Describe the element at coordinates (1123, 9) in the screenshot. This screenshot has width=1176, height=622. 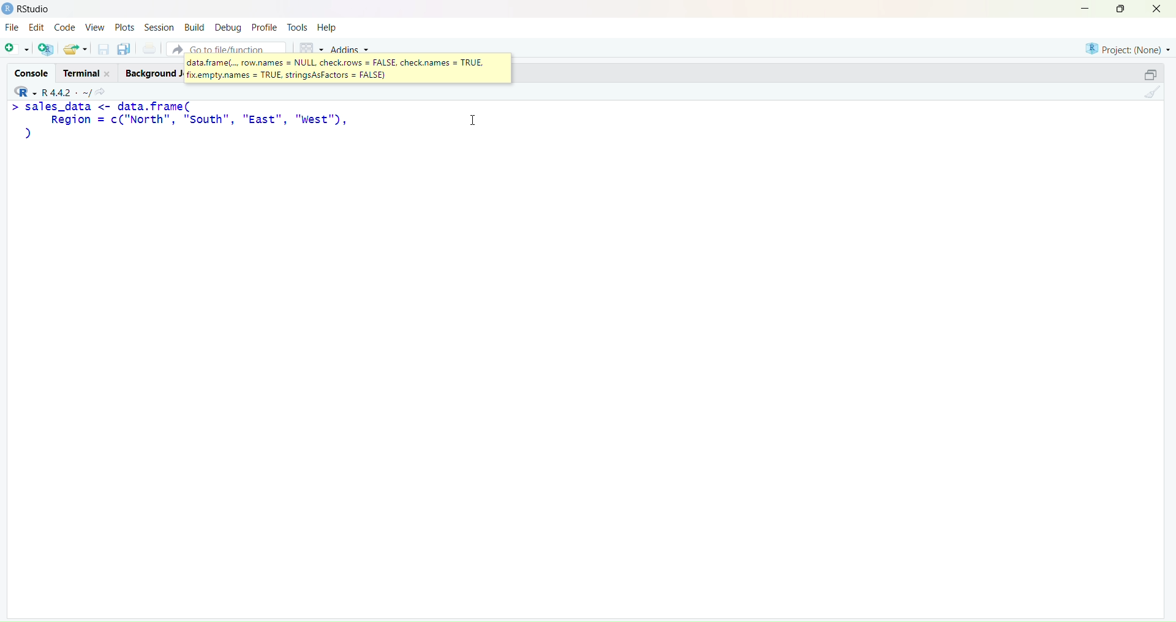
I see `maximise` at that location.